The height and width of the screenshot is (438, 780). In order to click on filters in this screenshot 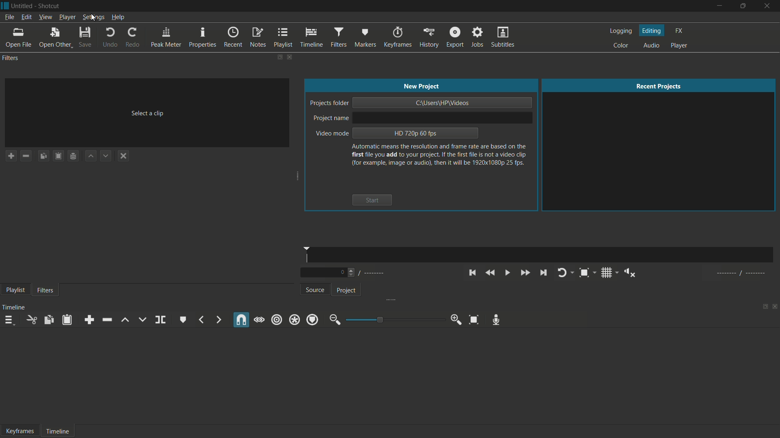, I will do `click(45, 291)`.